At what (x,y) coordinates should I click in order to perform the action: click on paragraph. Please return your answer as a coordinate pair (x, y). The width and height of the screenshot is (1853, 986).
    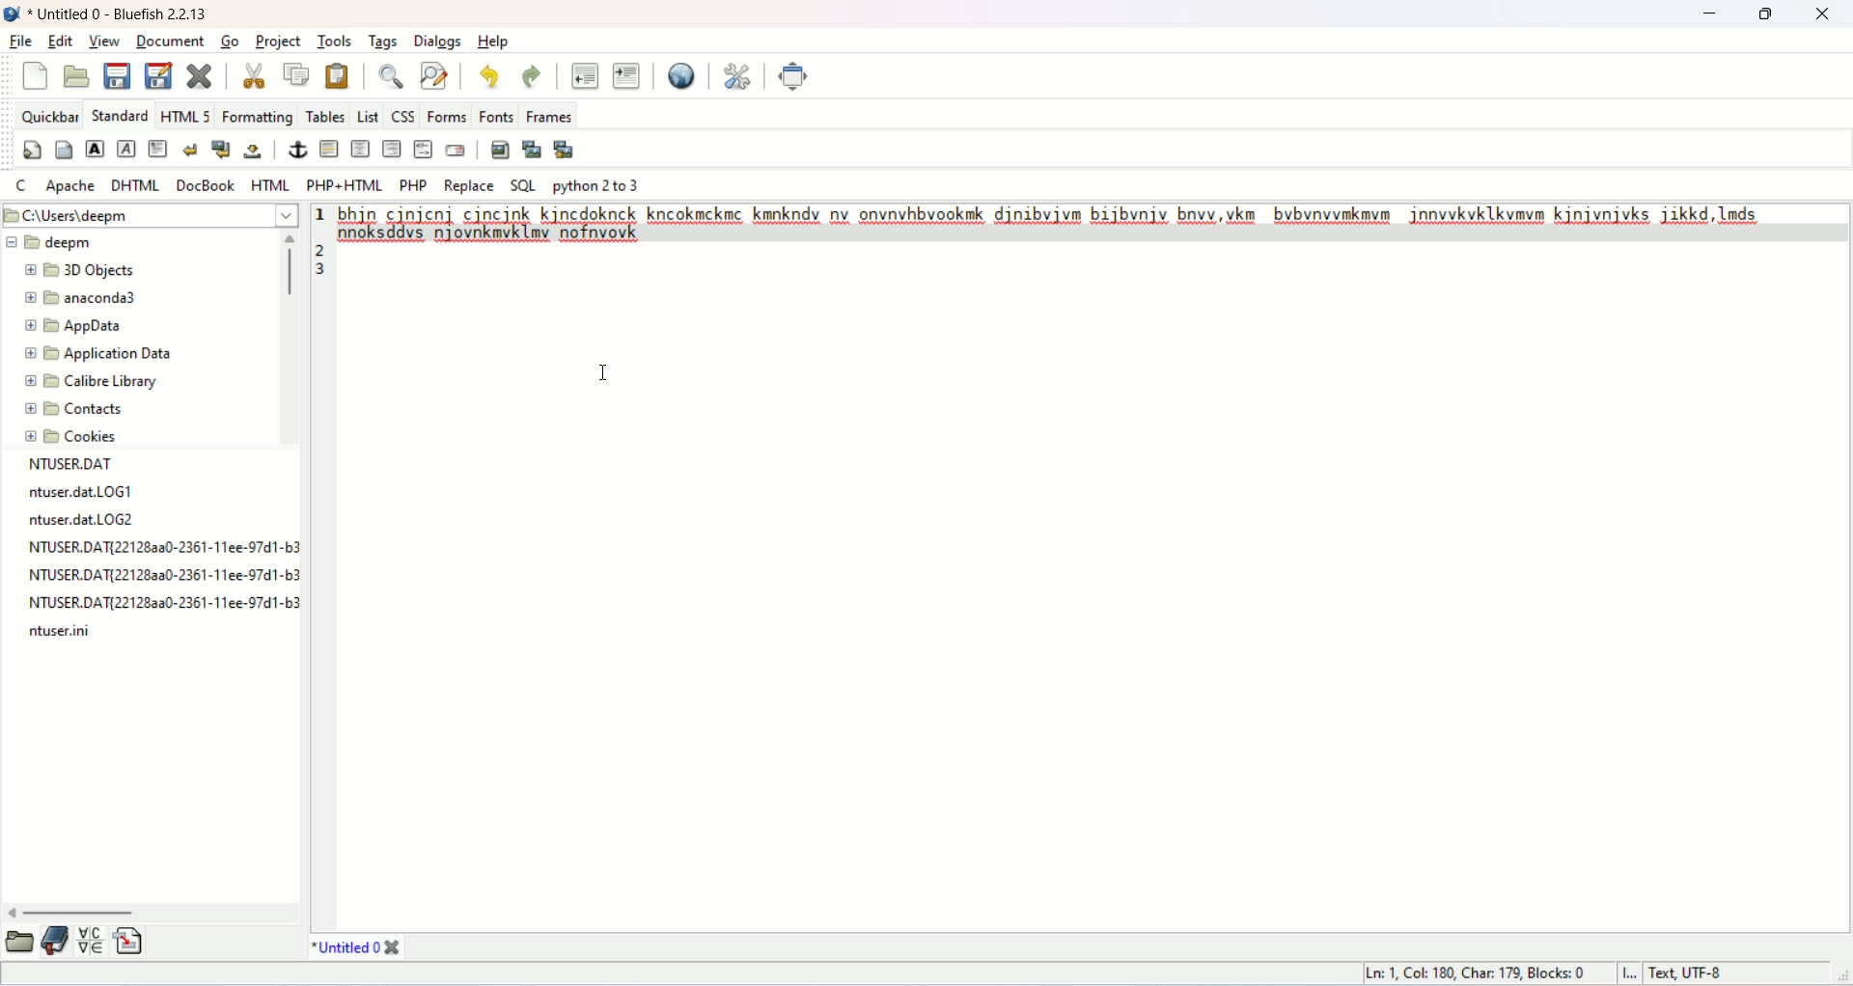
    Looking at the image, I should click on (159, 150).